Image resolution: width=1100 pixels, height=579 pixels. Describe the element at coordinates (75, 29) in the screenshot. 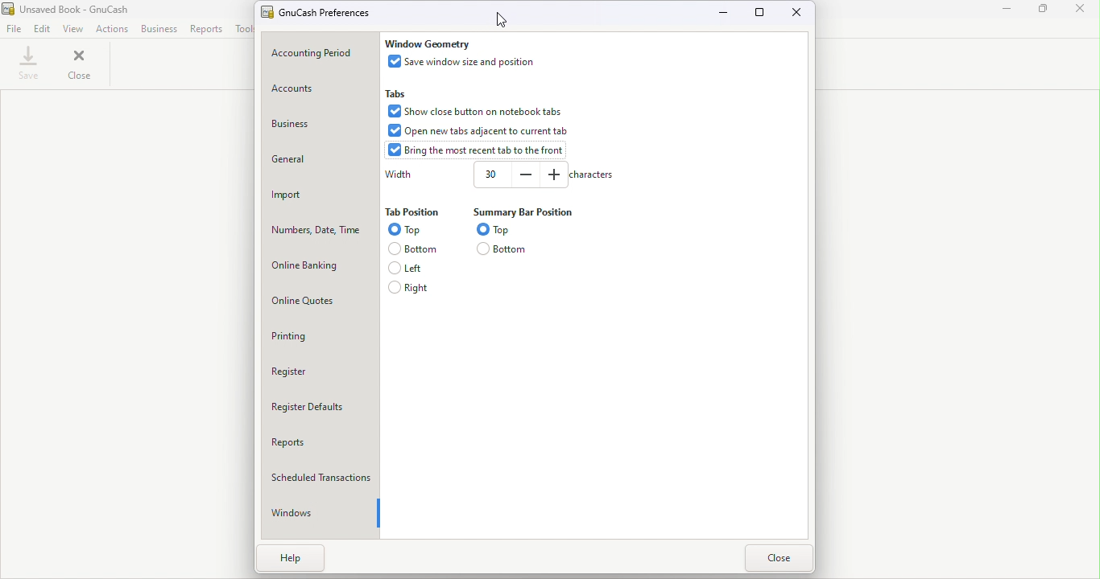

I see `View` at that location.